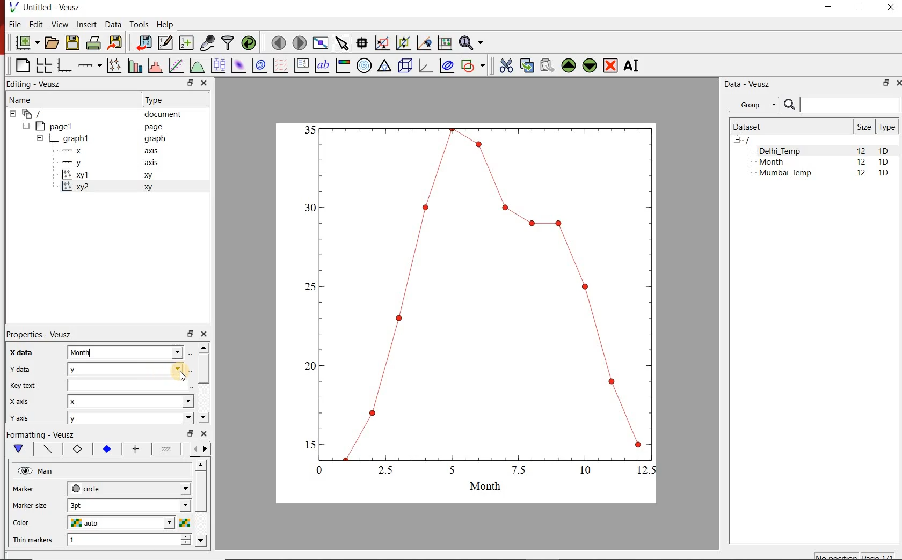 The image size is (902, 560). I want to click on 1, so click(129, 541).